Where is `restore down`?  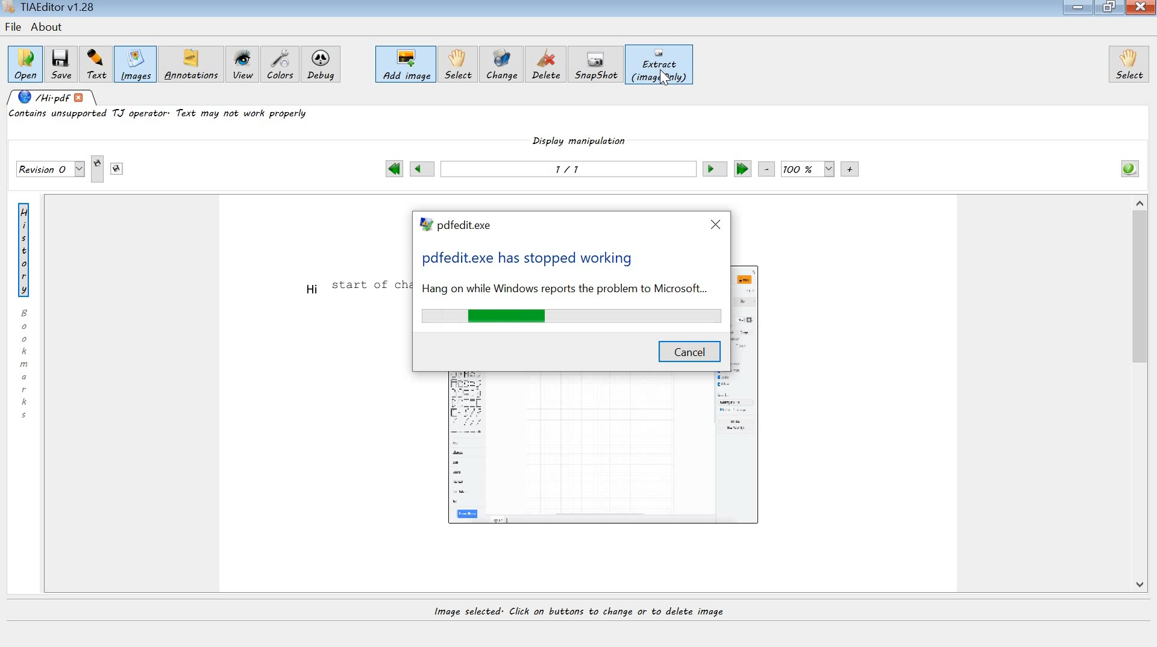
restore down is located at coordinates (1111, 7).